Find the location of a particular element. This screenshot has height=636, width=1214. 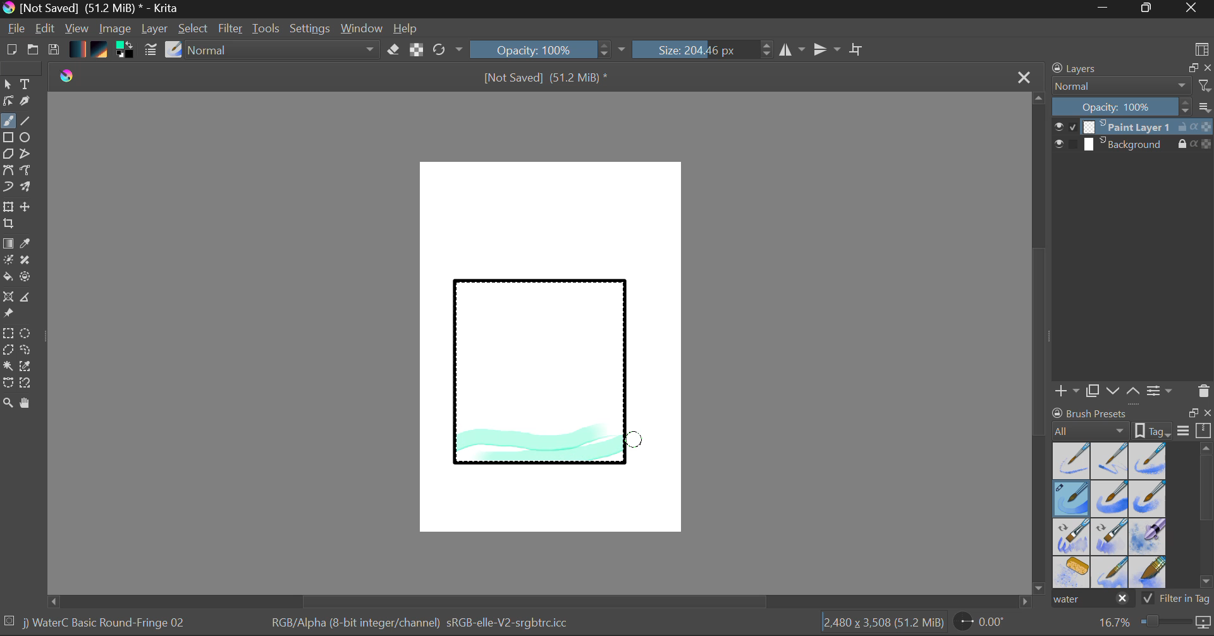

Layer 1 is located at coordinates (1134, 128).